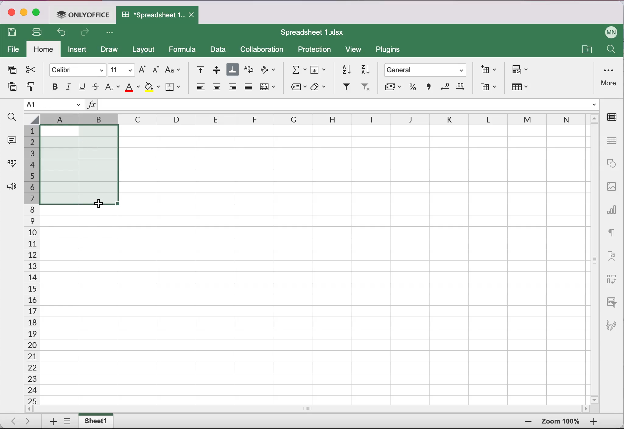 This screenshot has width=624, height=429. Describe the element at coordinates (11, 166) in the screenshot. I see `spell checking` at that location.